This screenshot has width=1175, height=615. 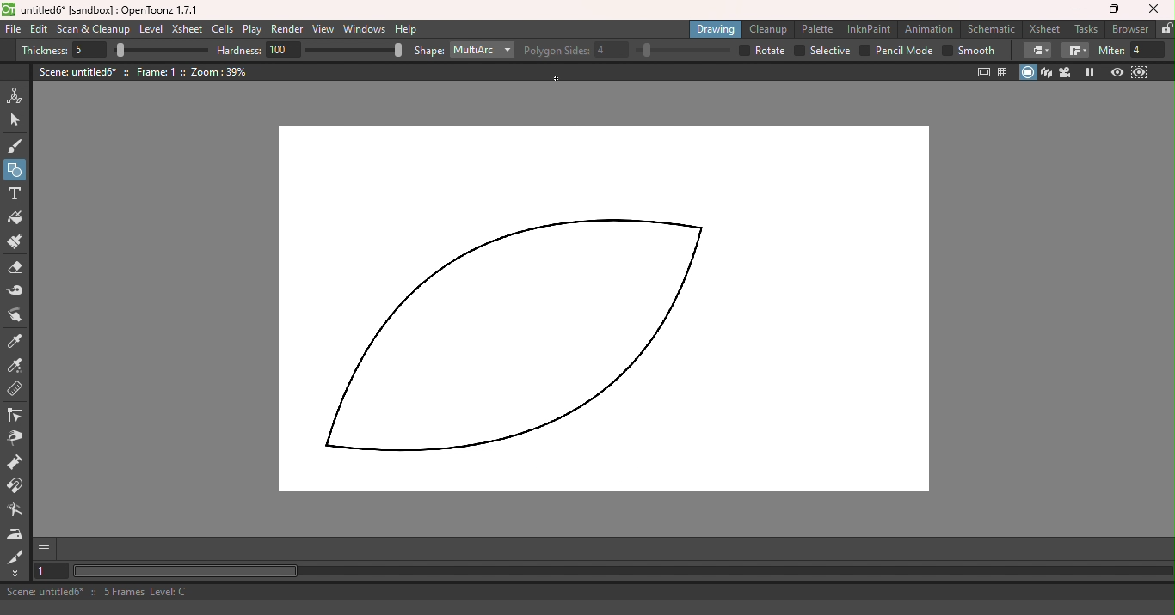 What do you see at coordinates (13, 555) in the screenshot?
I see `Cutter tool` at bounding box center [13, 555].